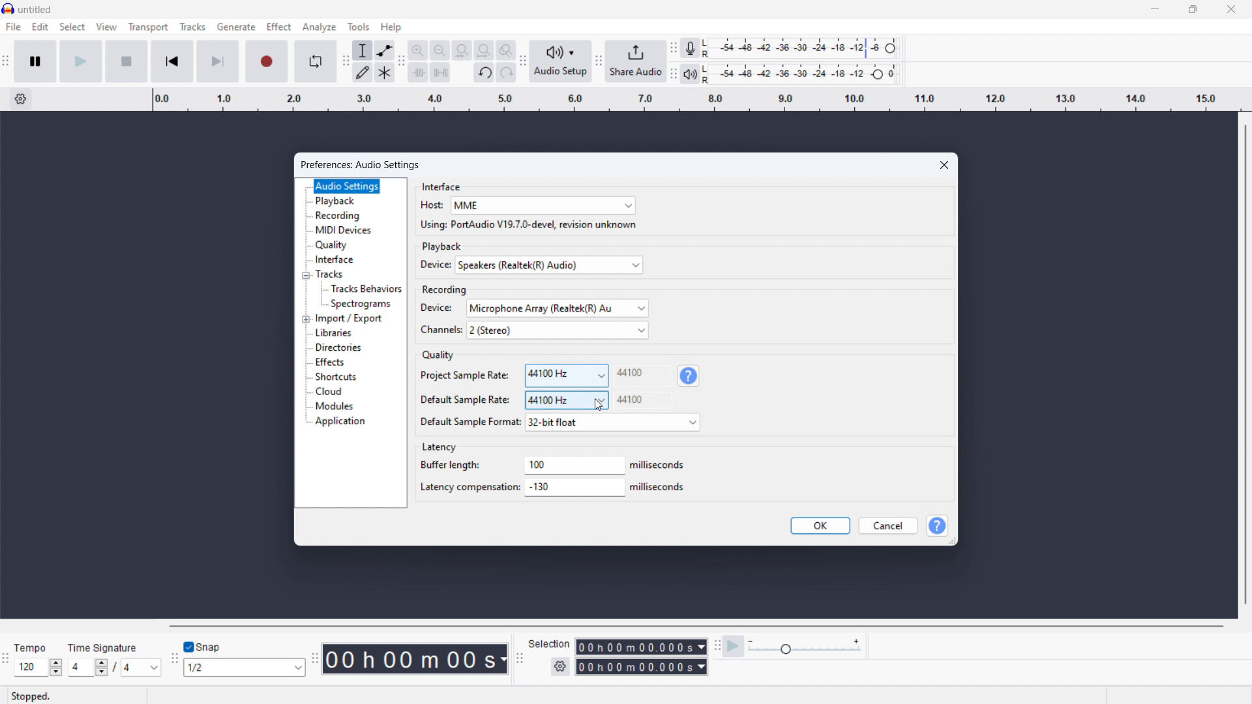 Image resolution: width=1252 pixels, height=704 pixels. Describe the element at coordinates (31, 648) in the screenshot. I see `Tempo` at that location.